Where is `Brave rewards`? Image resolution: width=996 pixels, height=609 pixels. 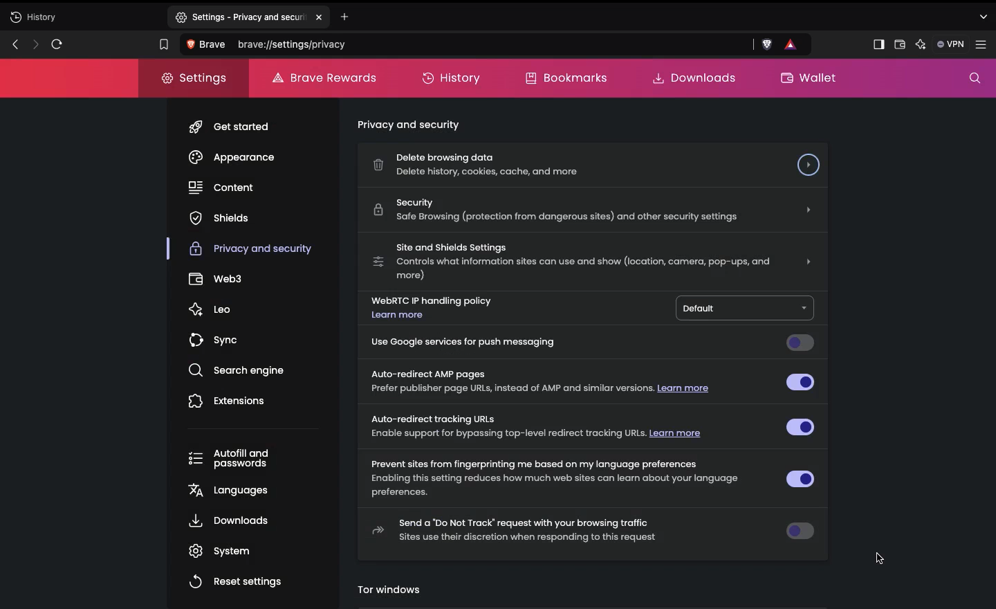 Brave rewards is located at coordinates (323, 77).